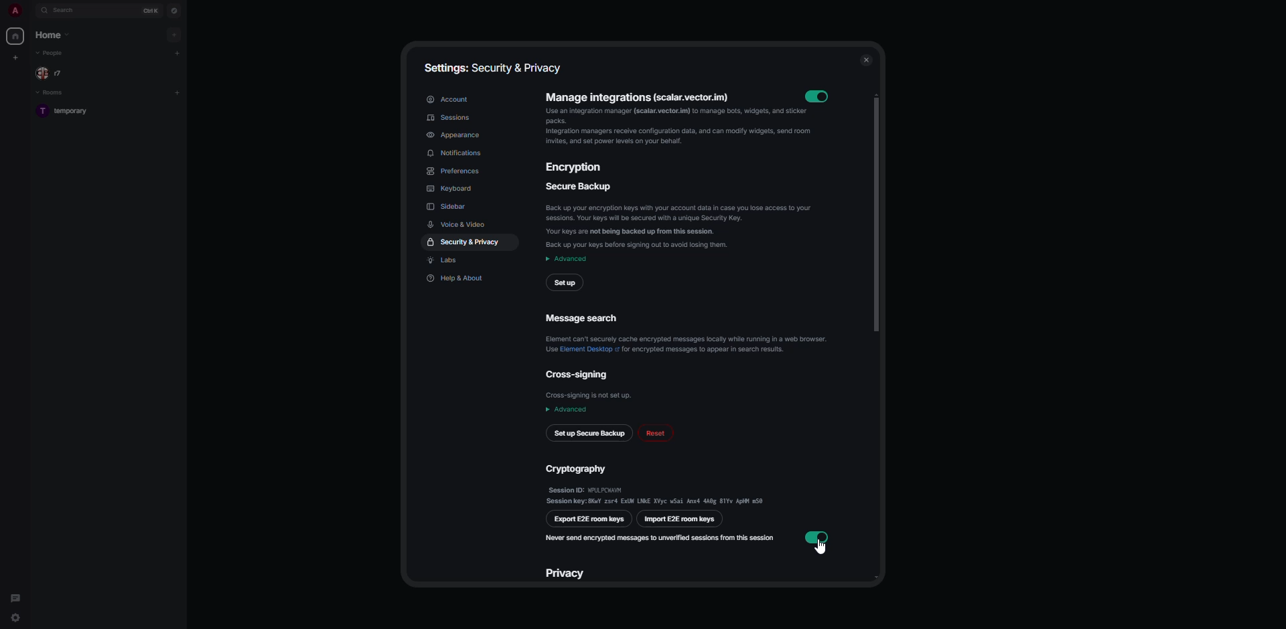 This screenshot has width=1286, height=629. What do you see at coordinates (15, 10) in the screenshot?
I see `profile` at bounding box center [15, 10].